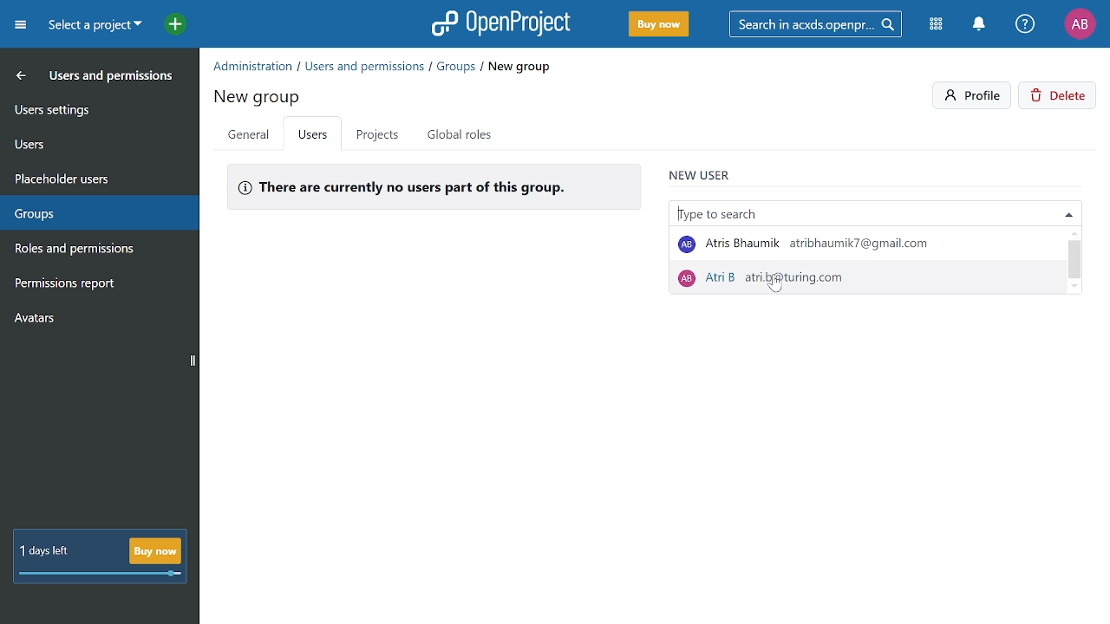 This screenshot has width=1110, height=624. What do you see at coordinates (383, 65) in the screenshot?
I see `Path` at bounding box center [383, 65].